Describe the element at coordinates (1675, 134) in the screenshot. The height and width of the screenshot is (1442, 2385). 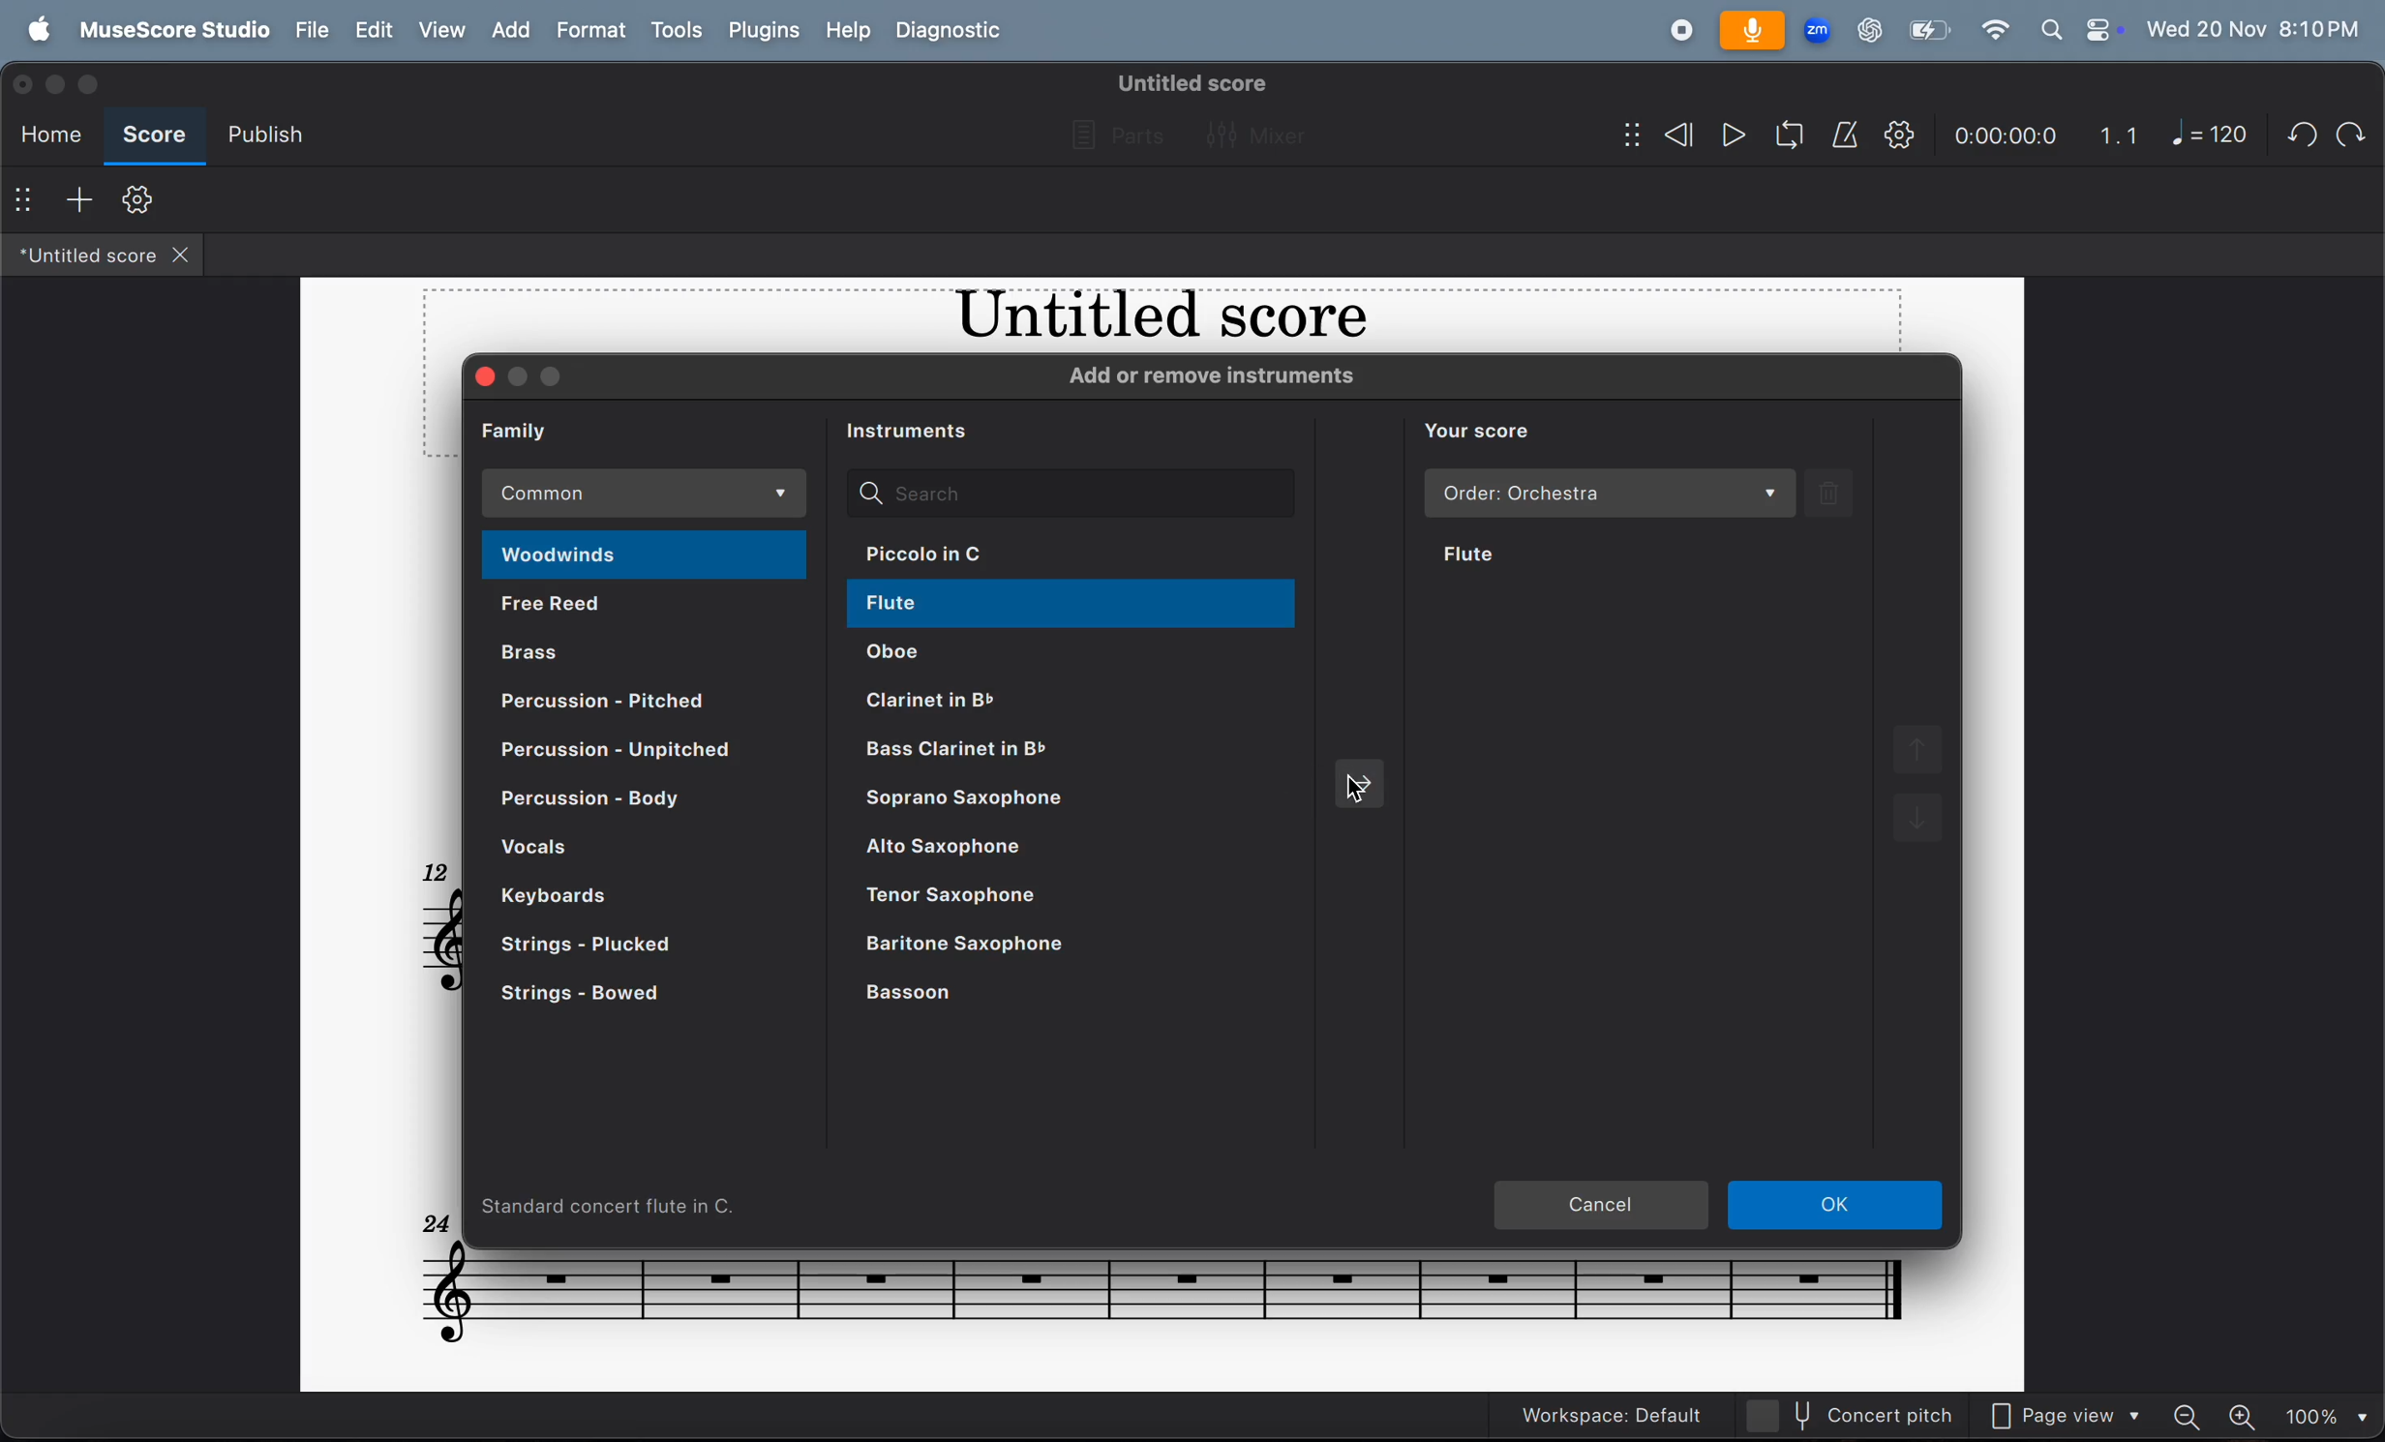
I see `rewind` at that location.